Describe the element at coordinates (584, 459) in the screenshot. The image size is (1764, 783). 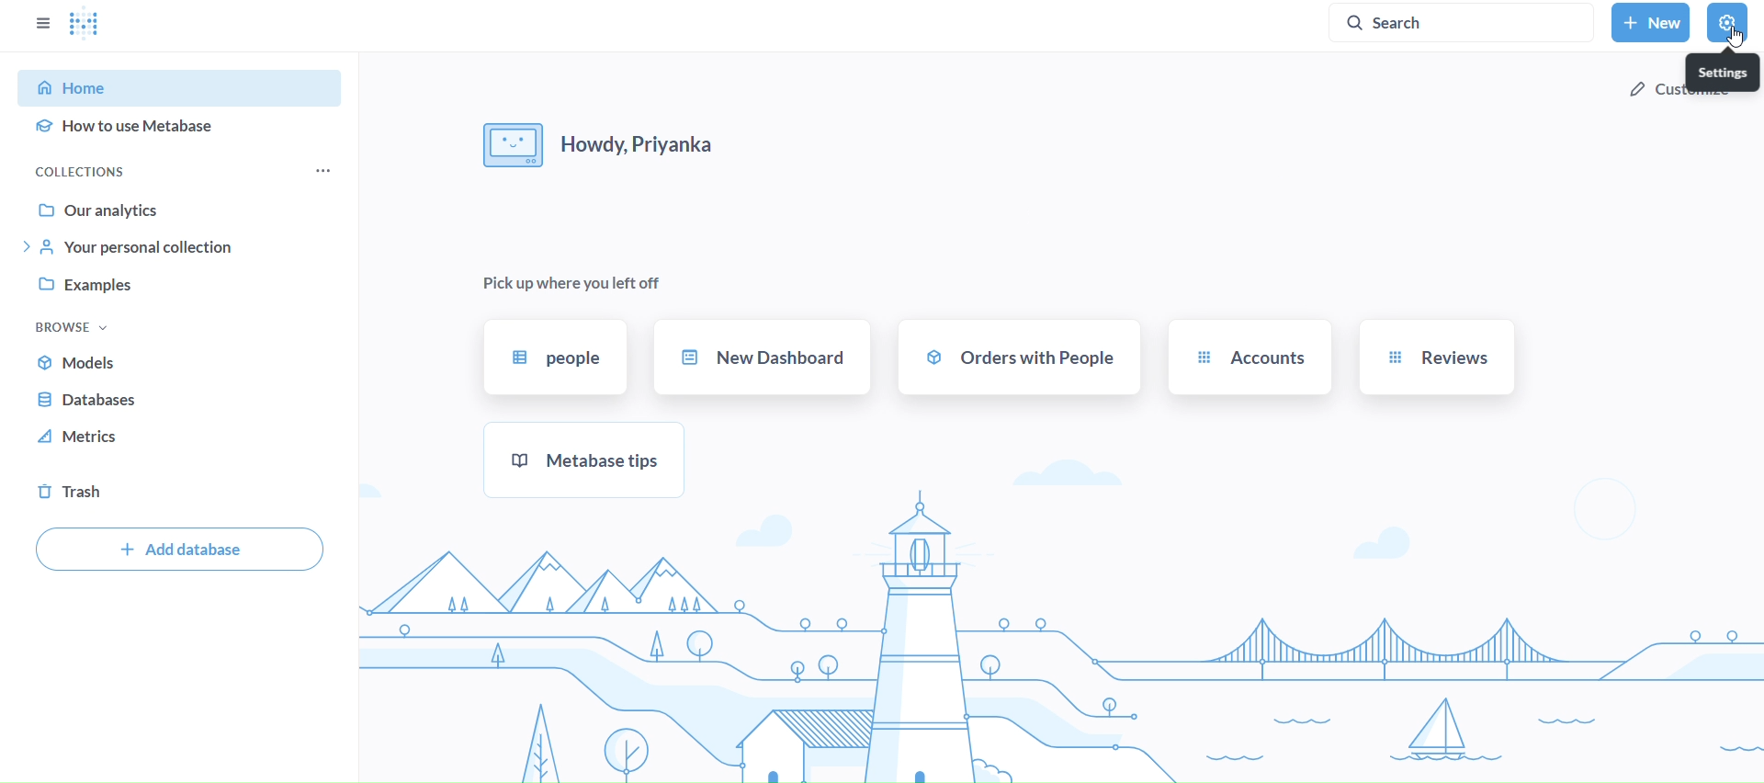
I see `metabase` at that location.